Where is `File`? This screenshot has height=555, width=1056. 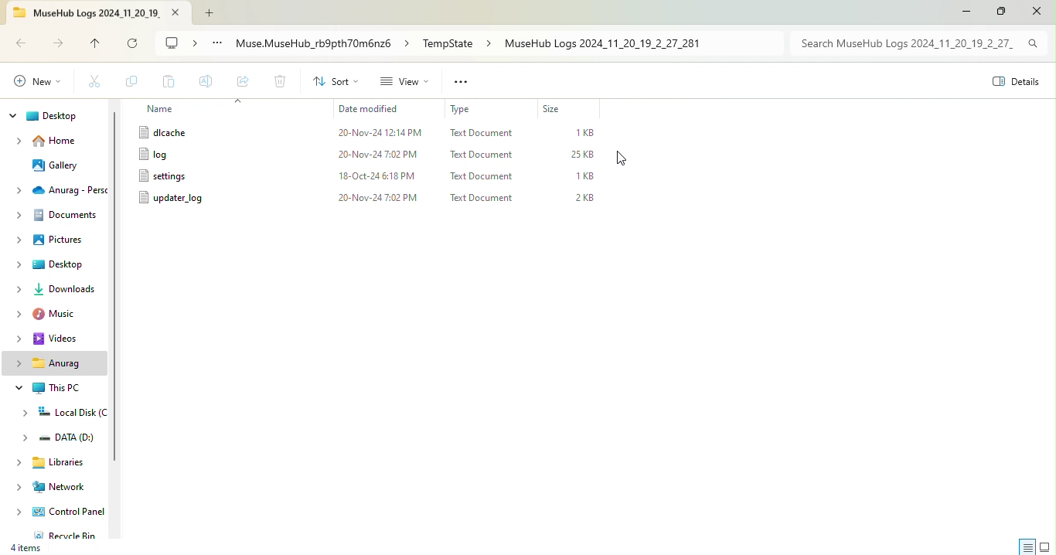
File is located at coordinates (363, 156).